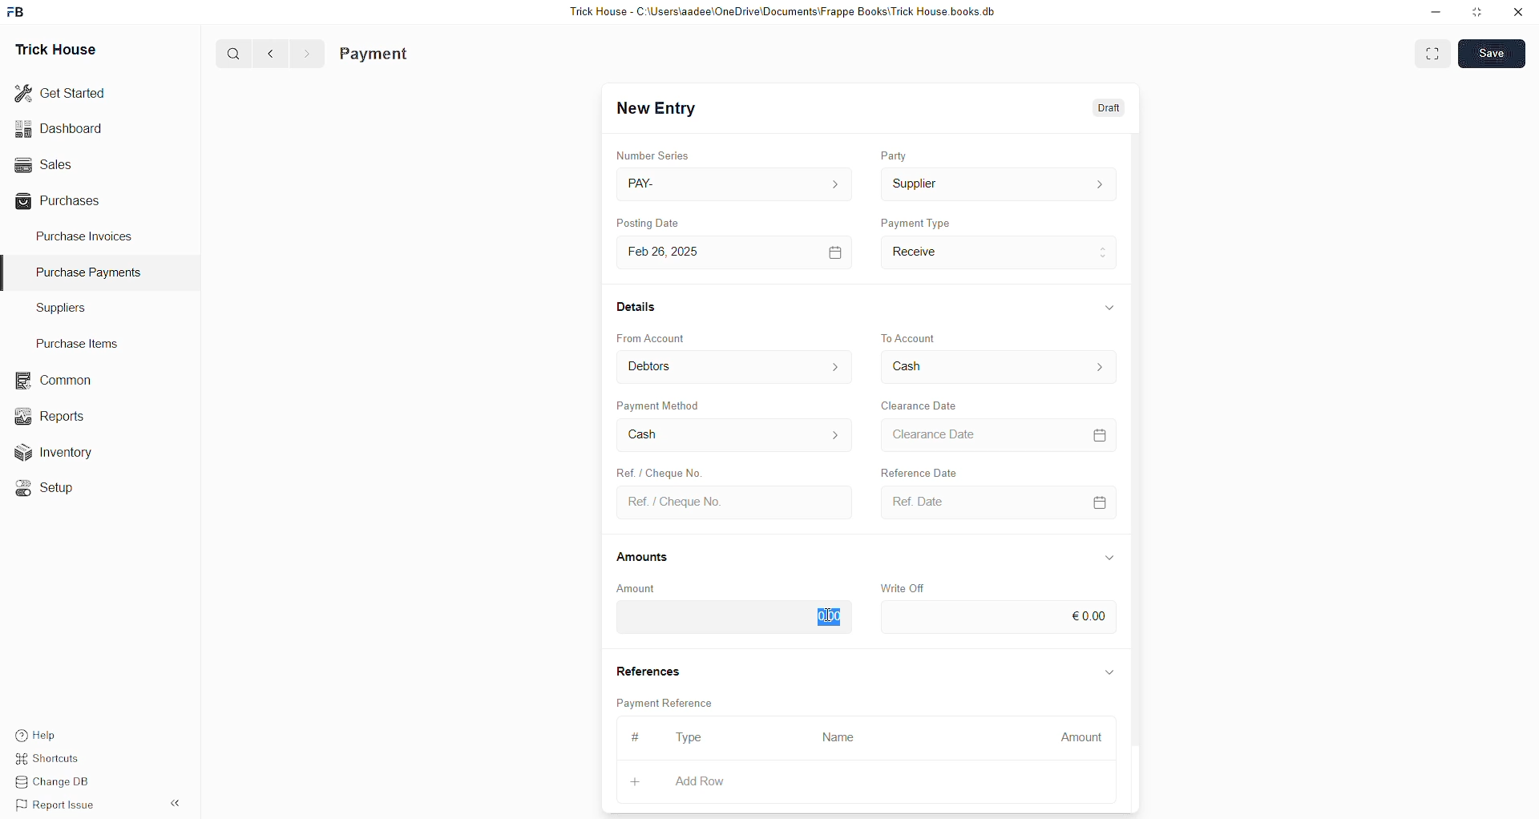  I want to click on cursor, so click(829, 611).